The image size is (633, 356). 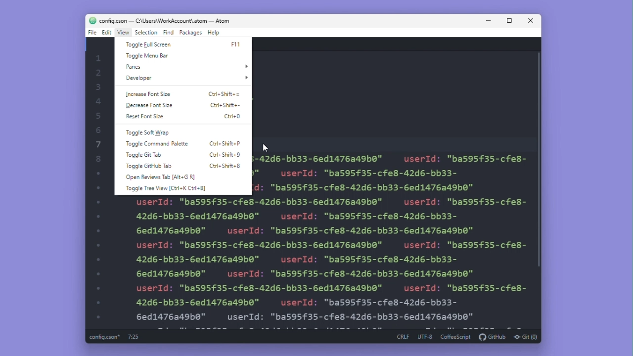 What do you see at coordinates (226, 143) in the screenshot?
I see `ctrl+shift+p` at bounding box center [226, 143].